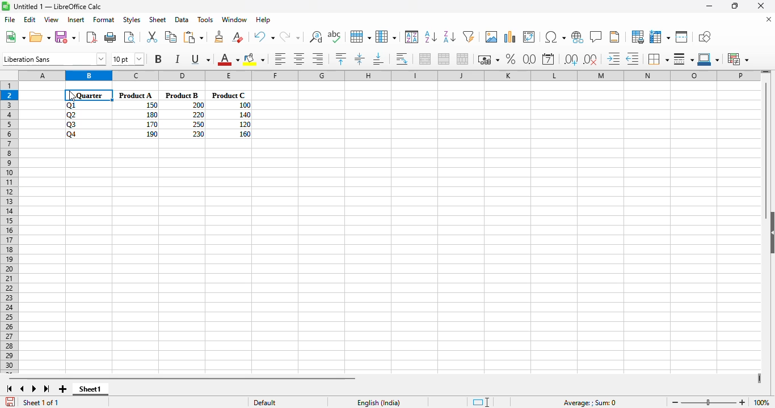 The width and height of the screenshot is (775, 408). I want to click on align right, so click(318, 58).